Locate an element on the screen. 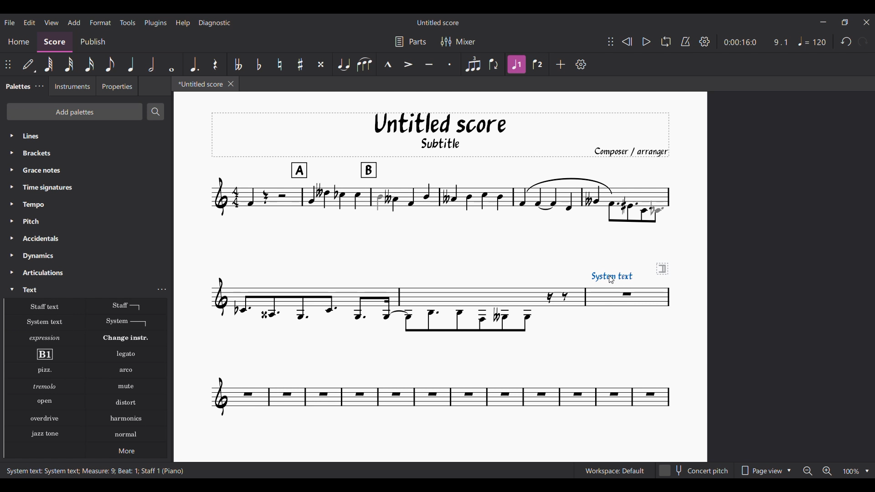 The image size is (875, 492). Untitled score is located at coordinates (438, 23).